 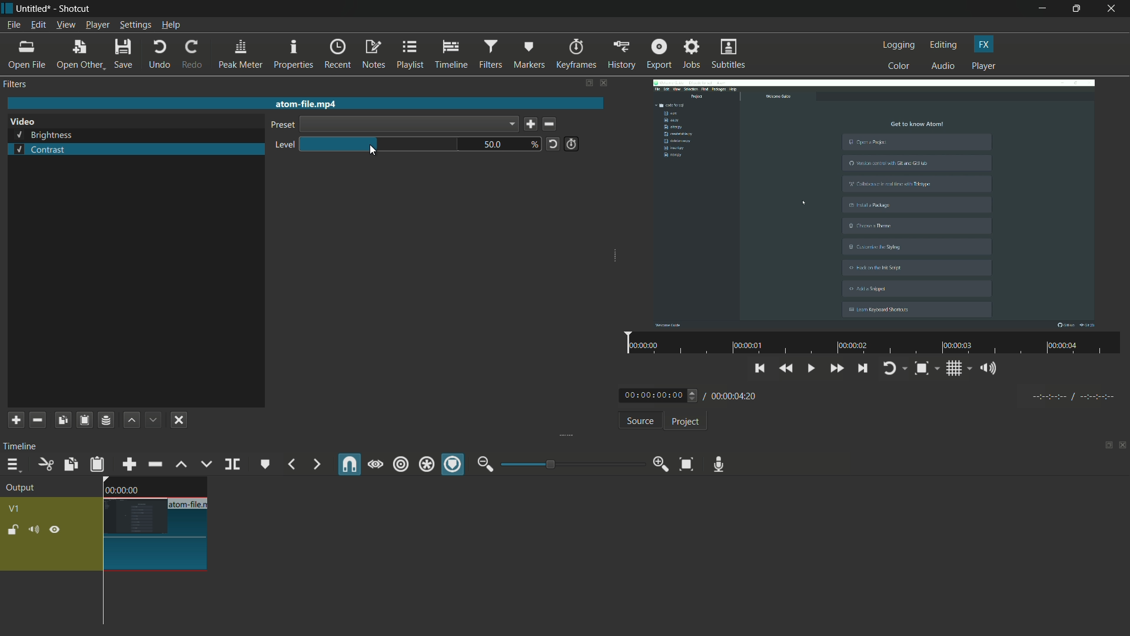 What do you see at coordinates (732, 394) in the screenshot?
I see `/ 00:00:04:20 (total time)` at bounding box center [732, 394].